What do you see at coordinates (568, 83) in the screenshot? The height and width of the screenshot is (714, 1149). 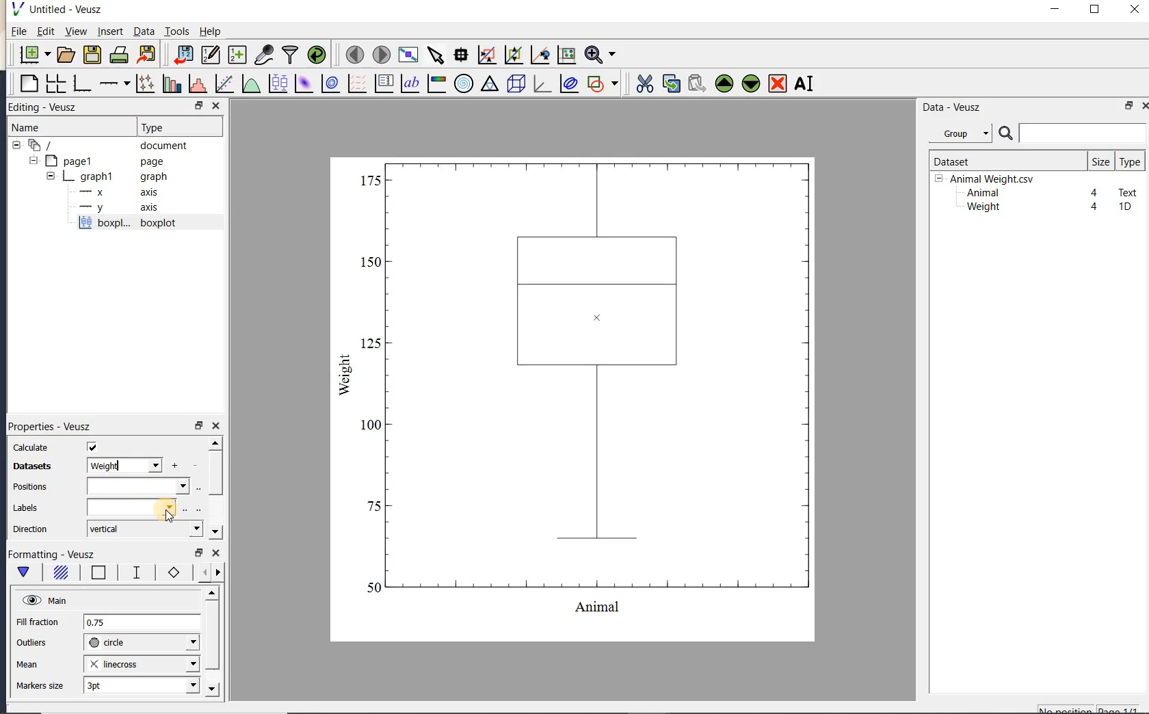 I see `plot covariance ellipses` at bounding box center [568, 83].